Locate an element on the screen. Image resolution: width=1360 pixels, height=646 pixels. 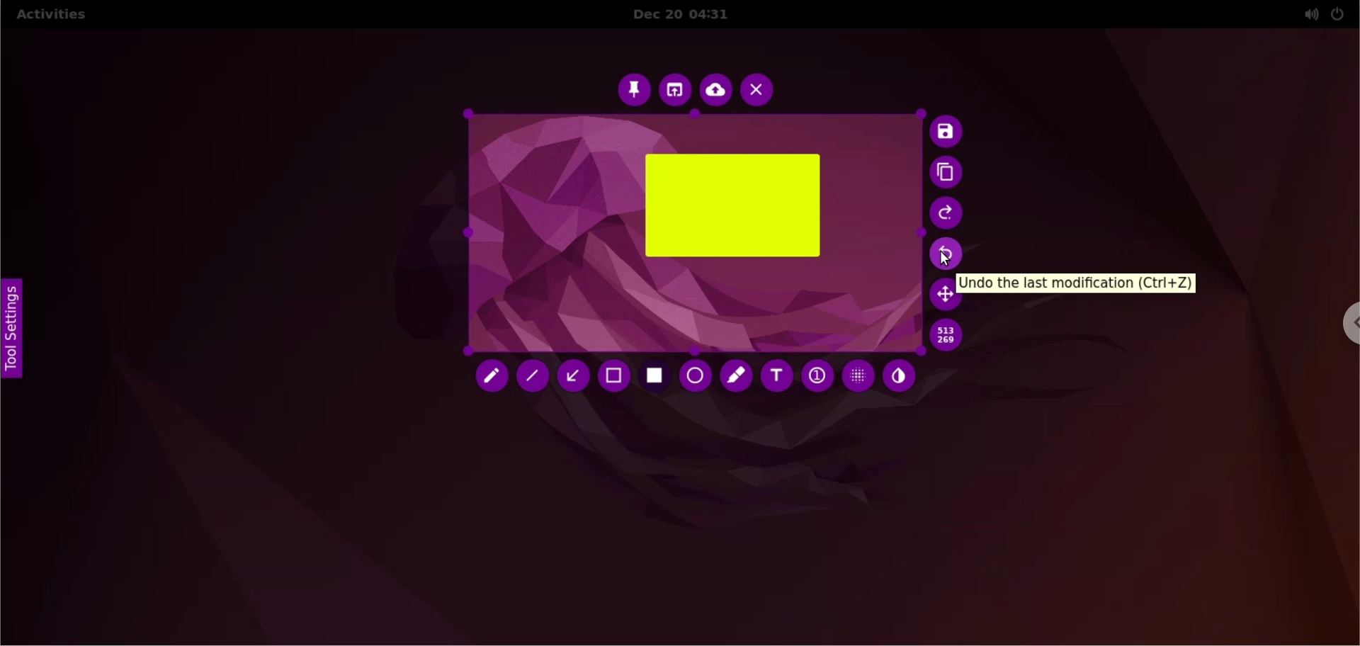
upload is located at coordinates (715, 90).